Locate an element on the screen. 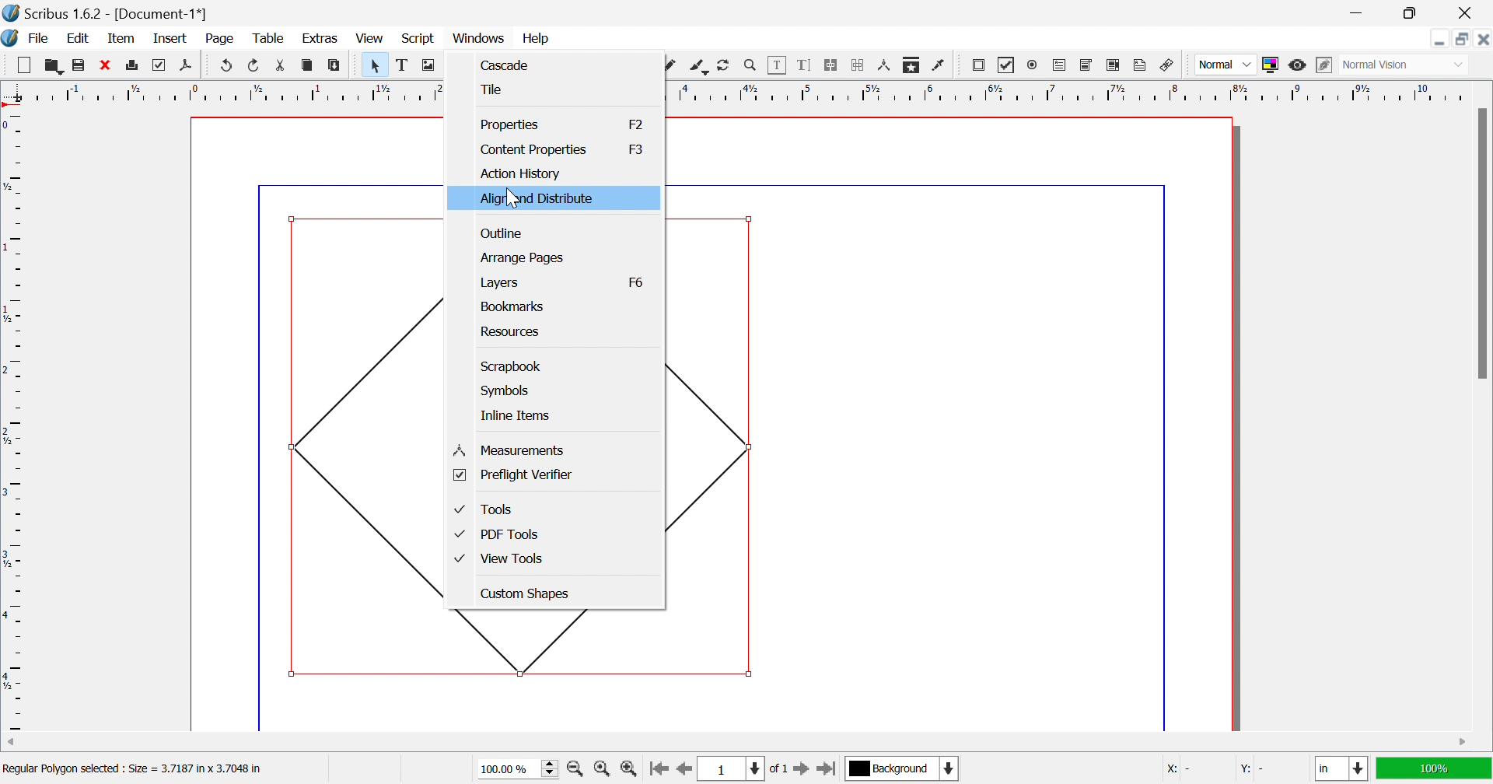 This screenshot has height=784, width=1493. Properties is located at coordinates (512, 124).